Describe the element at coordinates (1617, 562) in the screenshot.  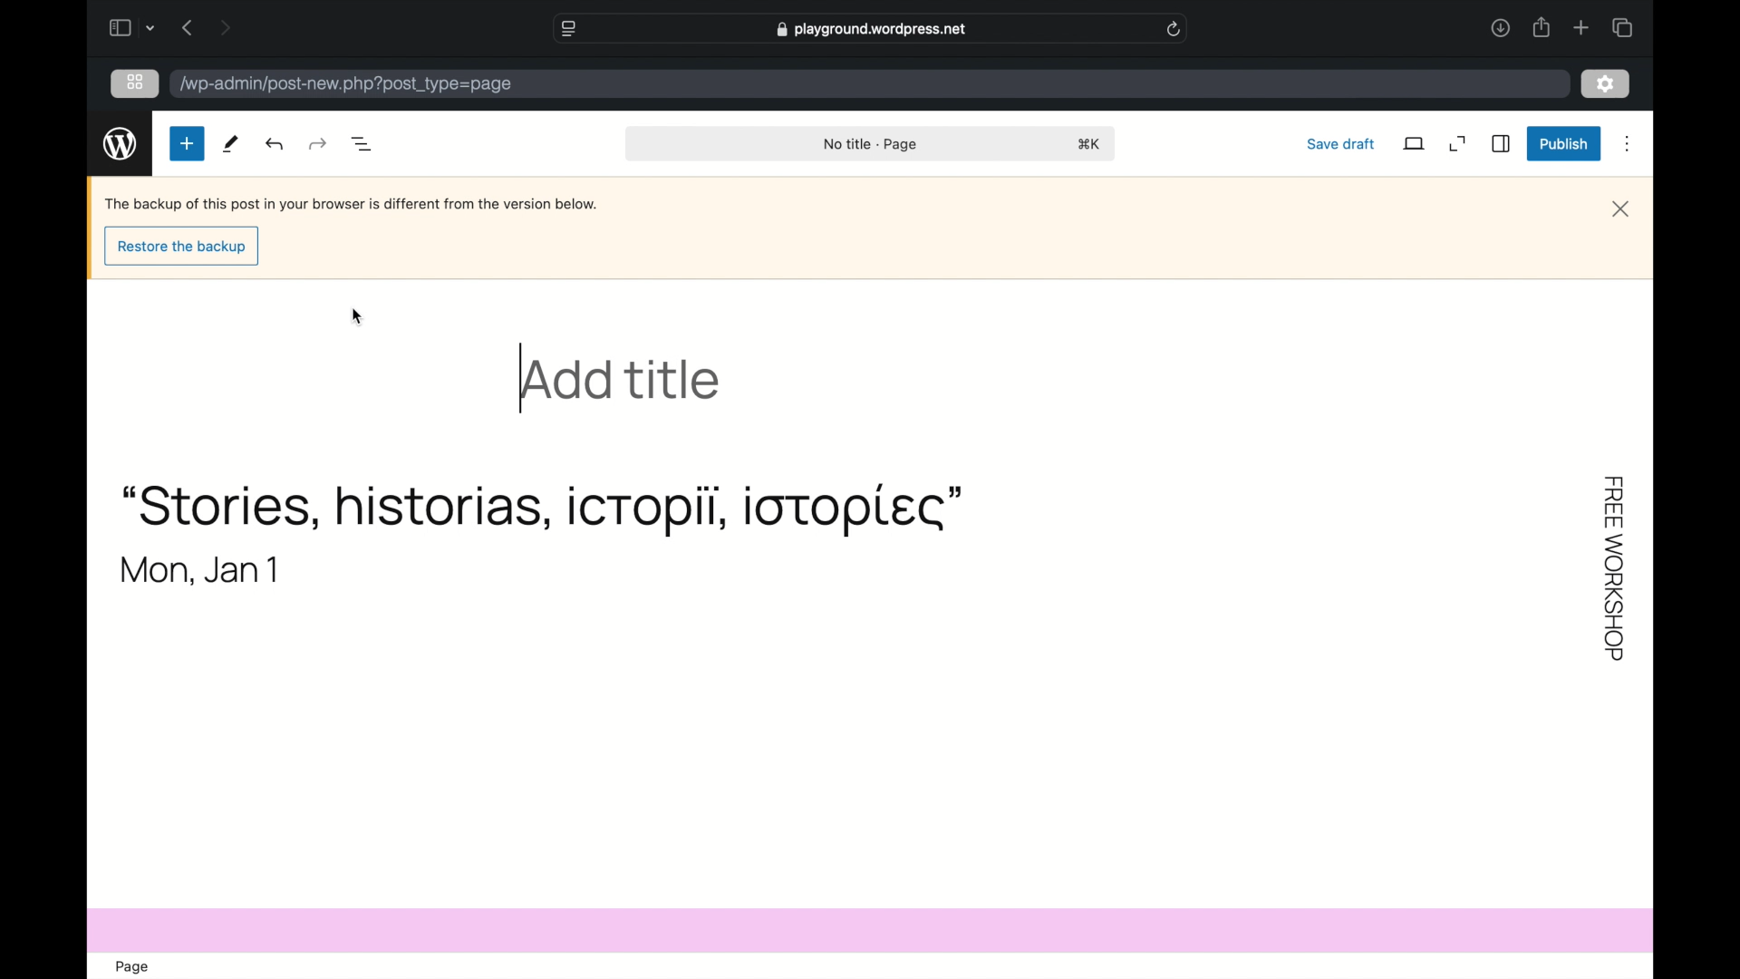
I see `template content` at that location.